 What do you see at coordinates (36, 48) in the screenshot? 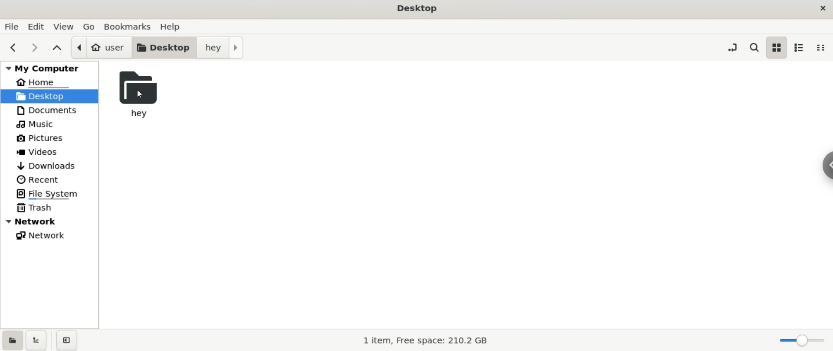
I see `next` at bounding box center [36, 48].